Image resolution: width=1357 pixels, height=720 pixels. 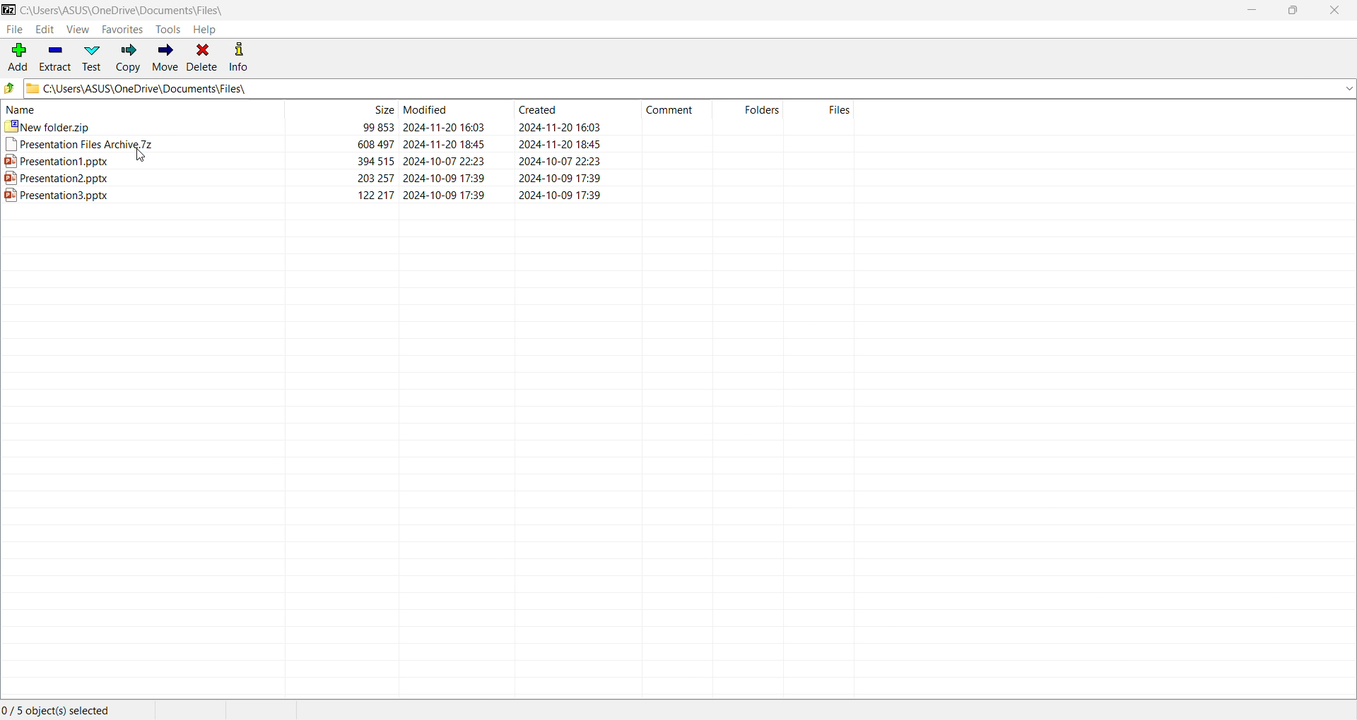 I want to click on View, so click(x=78, y=30).